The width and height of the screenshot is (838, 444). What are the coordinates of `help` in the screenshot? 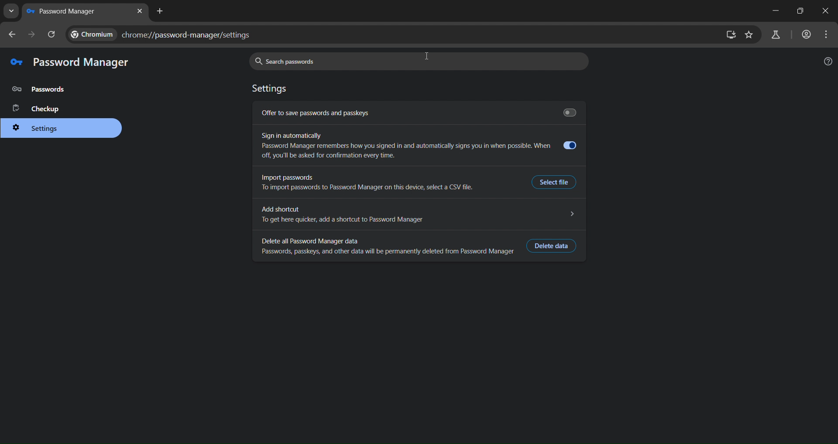 It's located at (825, 61).